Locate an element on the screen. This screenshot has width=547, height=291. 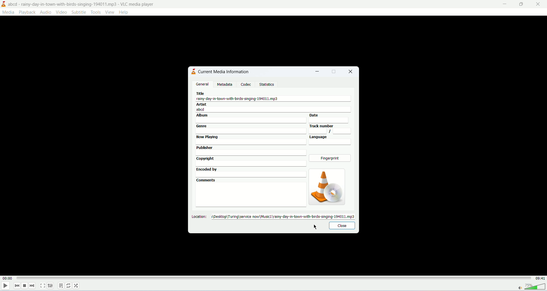
maximize is located at coordinates (522, 5).